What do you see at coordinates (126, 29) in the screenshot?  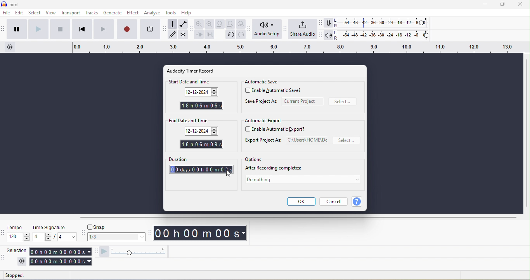 I see `record/record new track` at bounding box center [126, 29].